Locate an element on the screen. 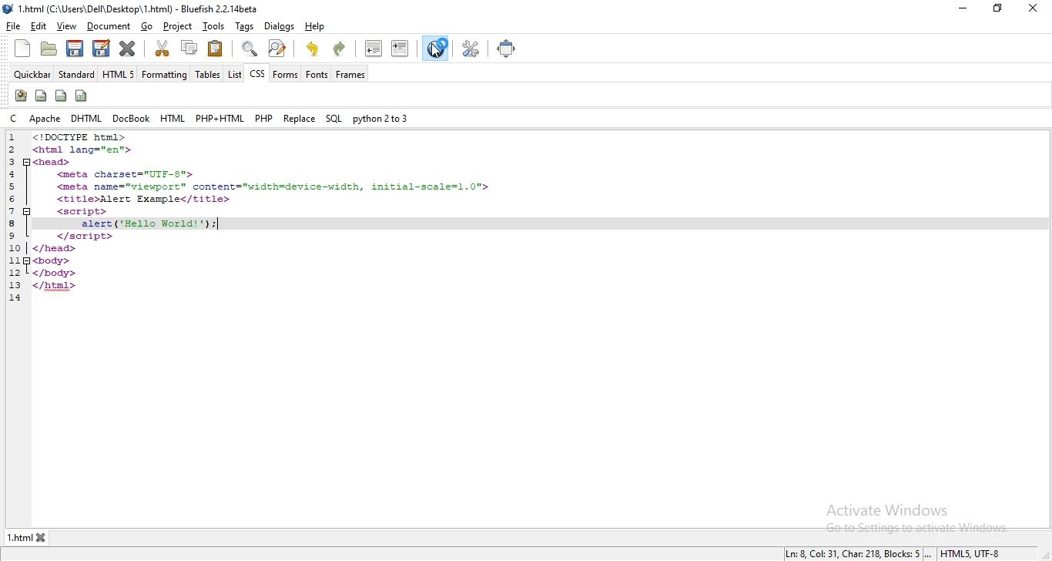  forms is located at coordinates (285, 73).